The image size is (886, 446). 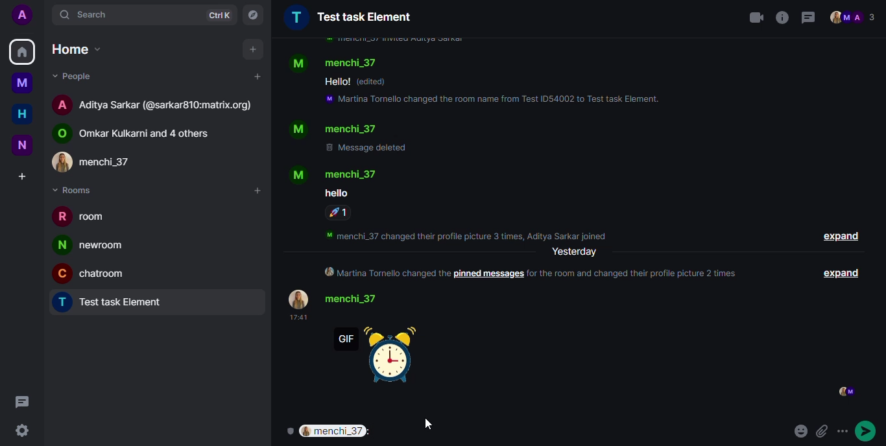 What do you see at coordinates (393, 40) in the screenshot?
I see `info` at bounding box center [393, 40].